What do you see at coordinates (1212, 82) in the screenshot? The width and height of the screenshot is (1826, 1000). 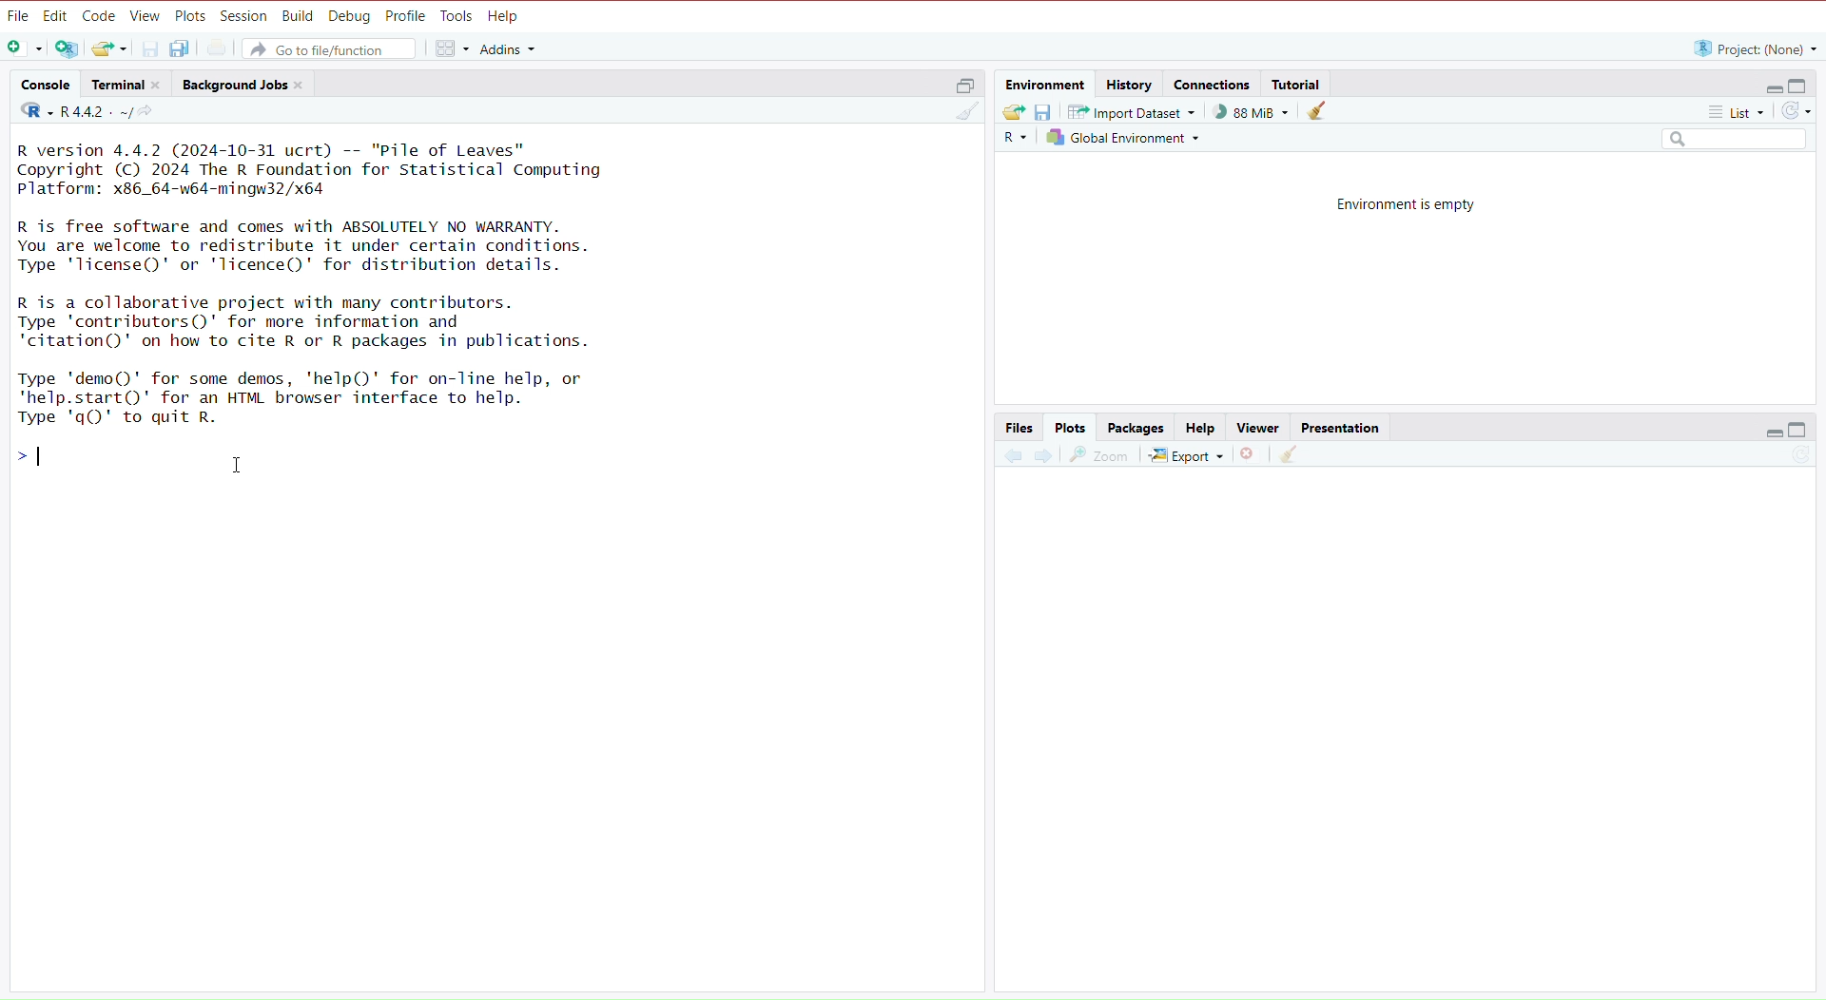 I see `Connections` at bounding box center [1212, 82].